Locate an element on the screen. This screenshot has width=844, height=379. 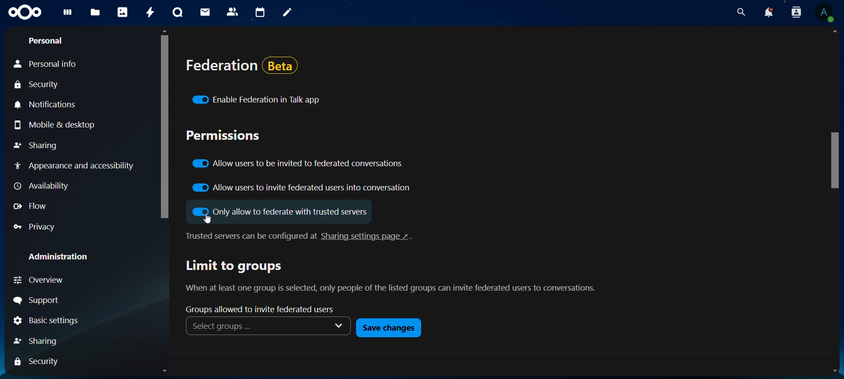
activity is located at coordinates (151, 13).